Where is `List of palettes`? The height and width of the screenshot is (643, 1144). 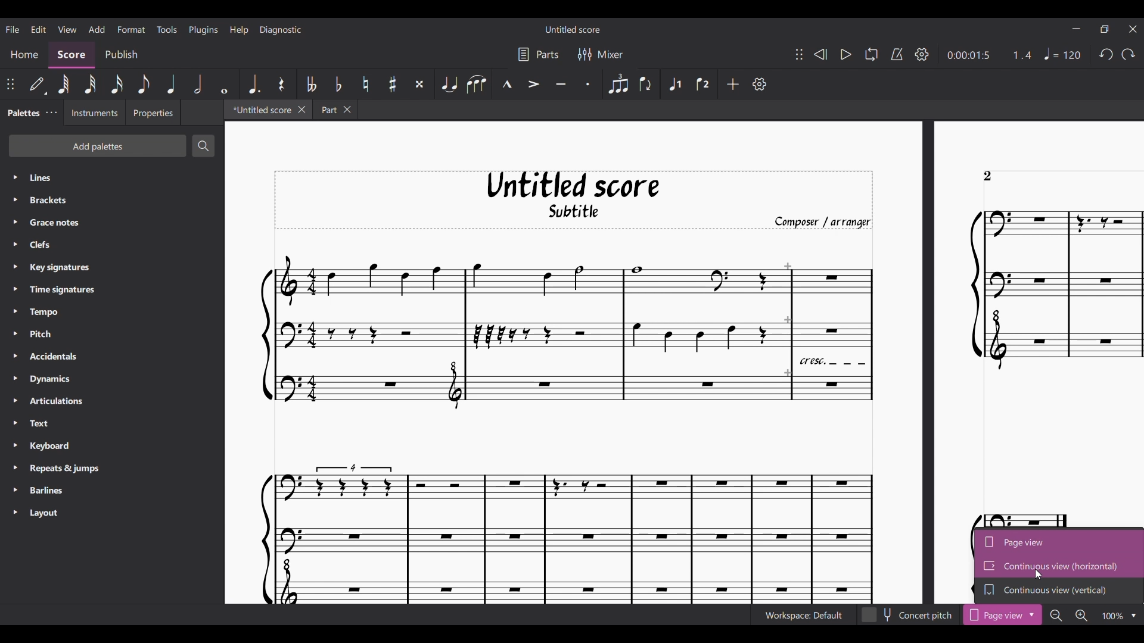 List of palettes is located at coordinates (125, 347).